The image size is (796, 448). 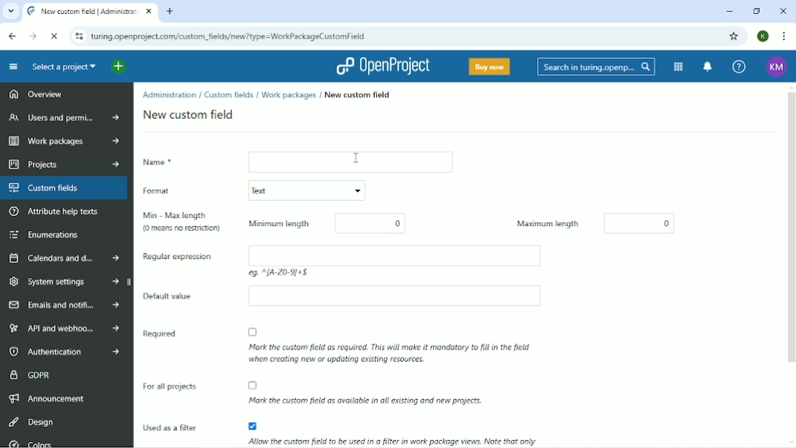 What do you see at coordinates (91, 12) in the screenshot?
I see `New custom field | Administration` at bounding box center [91, 12].